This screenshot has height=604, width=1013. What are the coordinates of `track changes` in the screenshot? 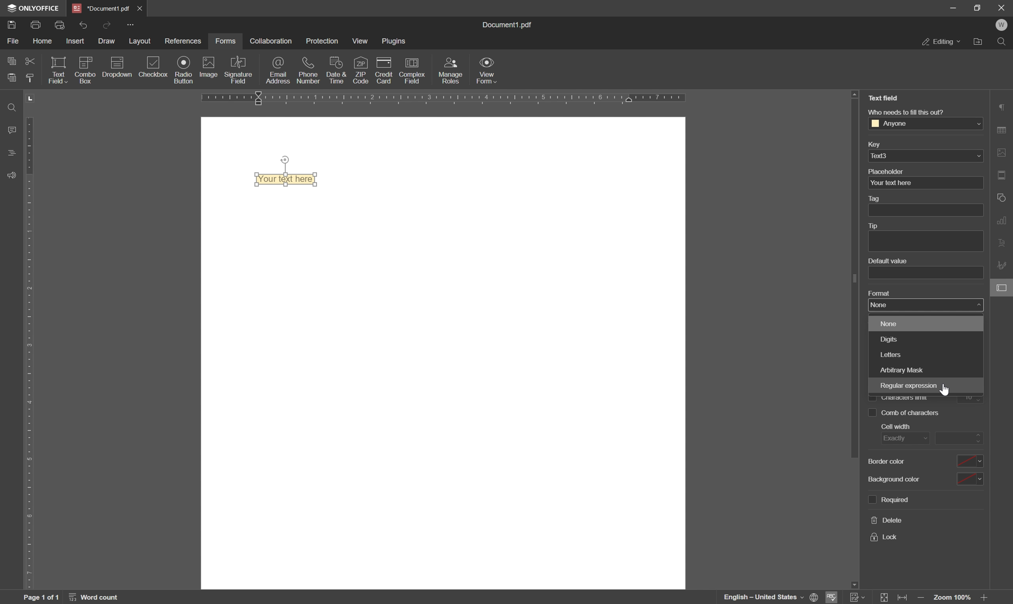 It's located at (857, 597).